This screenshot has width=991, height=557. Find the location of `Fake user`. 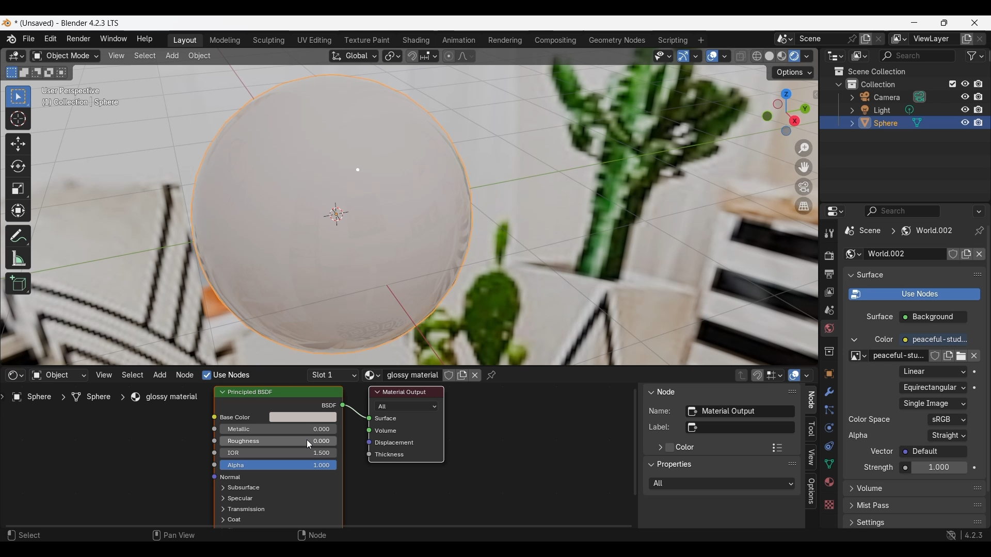

Fake user is located at coordinates (953, 254).